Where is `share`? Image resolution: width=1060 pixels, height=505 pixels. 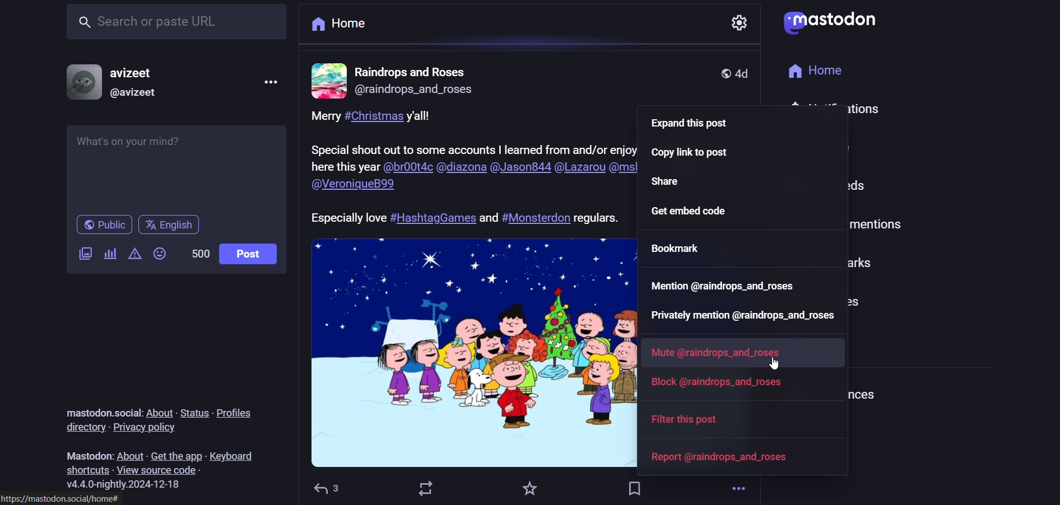
share is located at coordinates (673, 183).